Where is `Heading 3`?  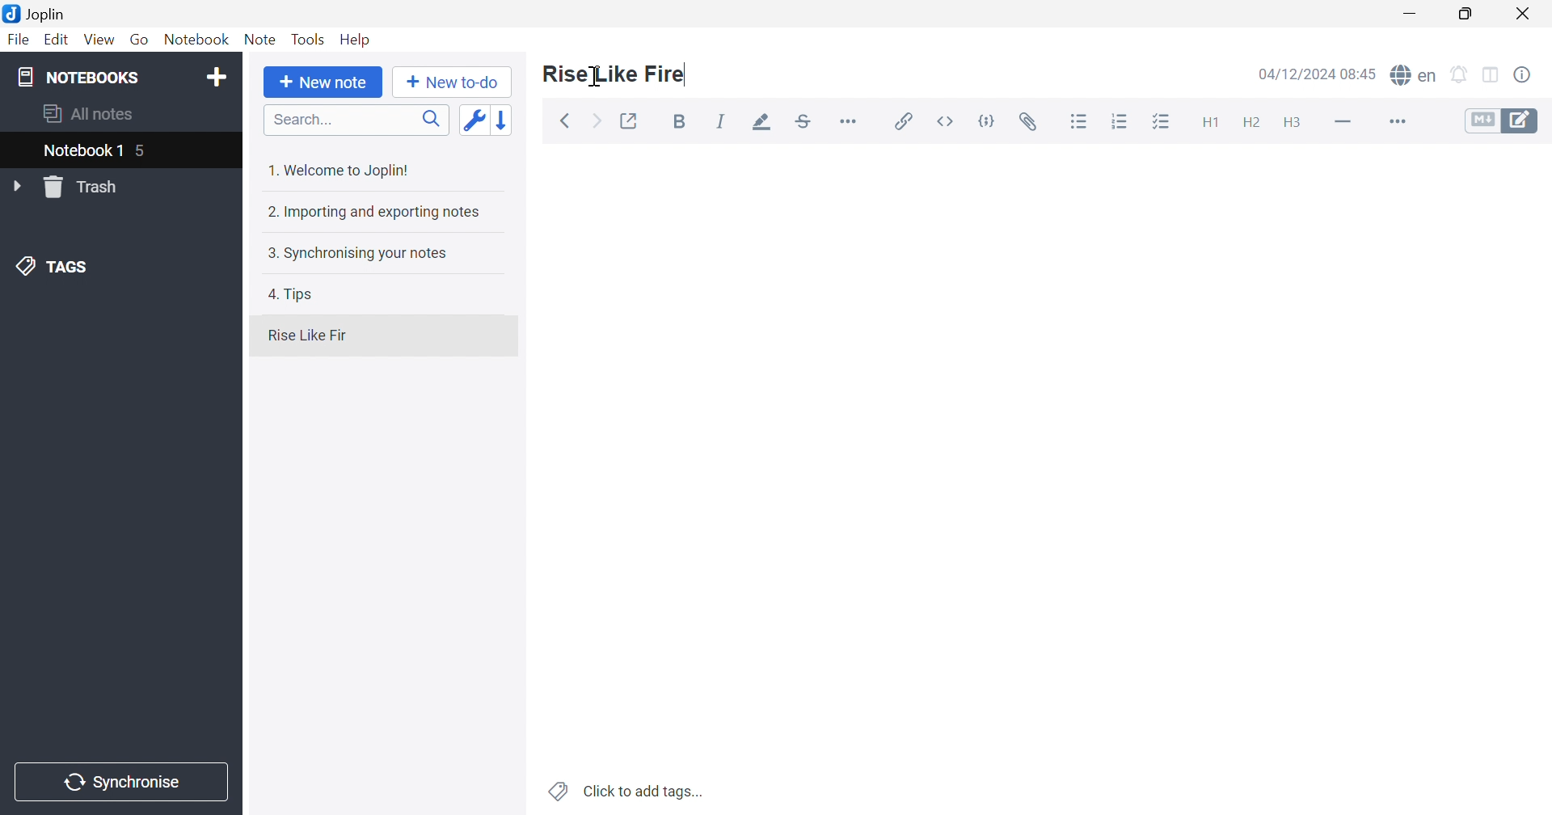 Heading 3 is located at coordinates (1293, 120).